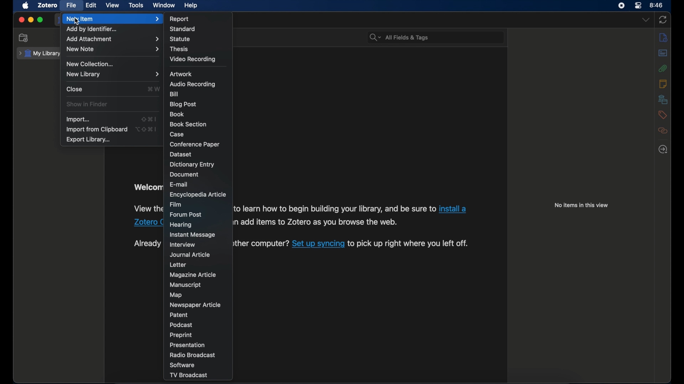  What do you see at coordinates (23, 37) in the screenshot?
I see `new collection` at bounding box center [23, 37].